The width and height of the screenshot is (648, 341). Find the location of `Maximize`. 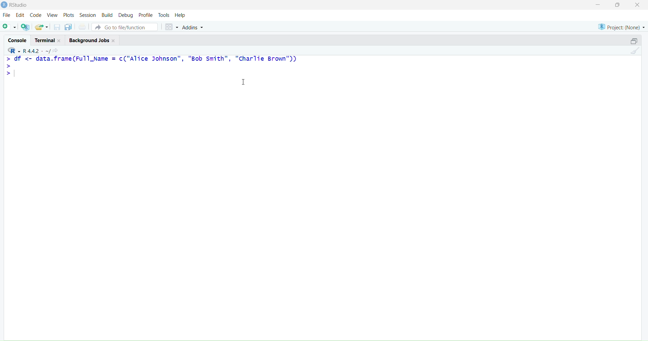

Maximize is located at coordinates (633, 40).